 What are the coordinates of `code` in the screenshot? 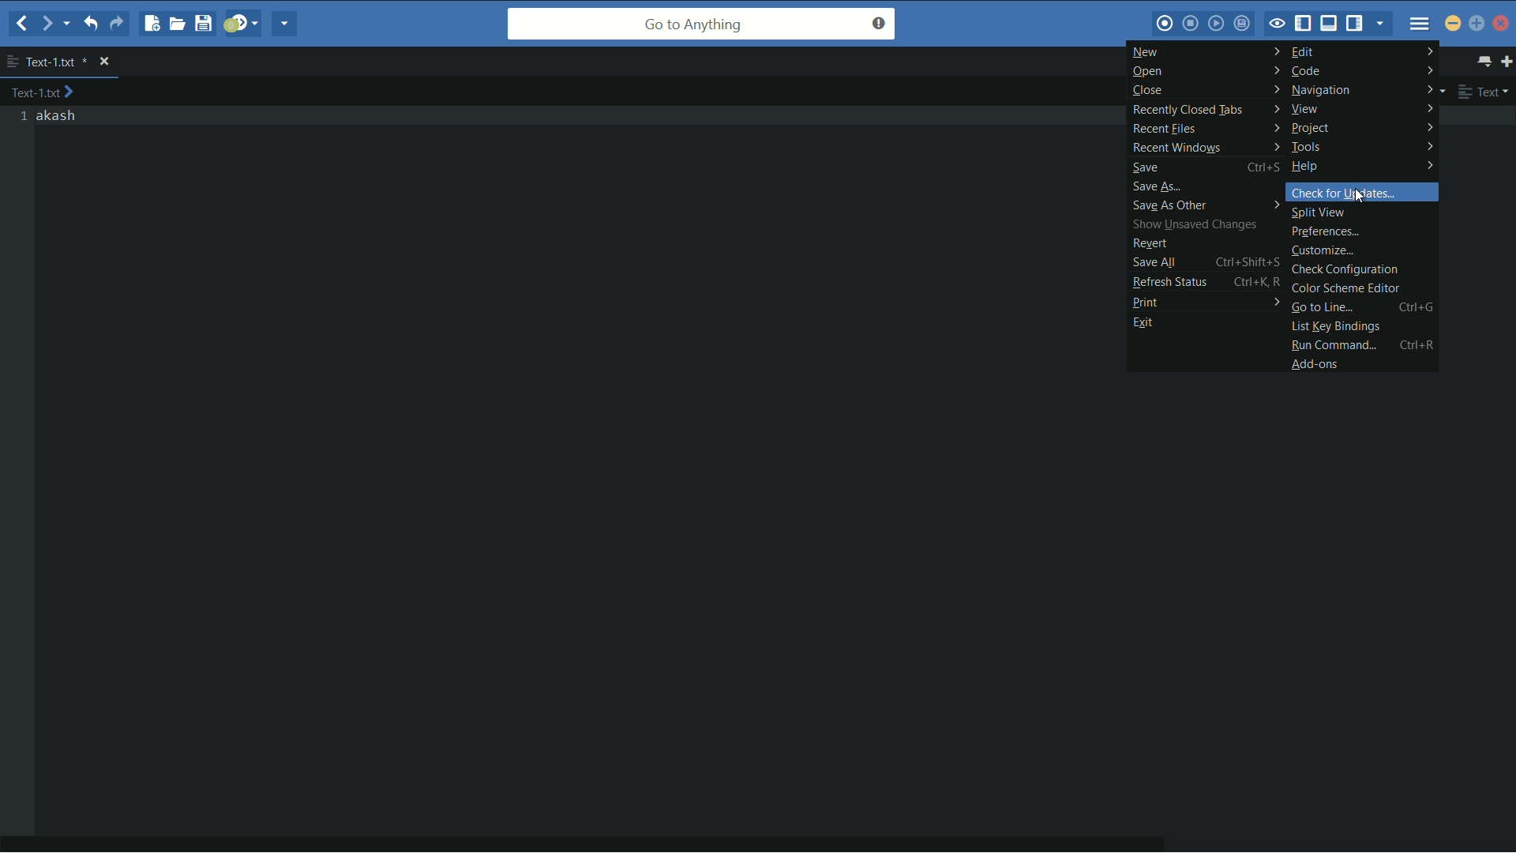 It's located at (1362, 70).